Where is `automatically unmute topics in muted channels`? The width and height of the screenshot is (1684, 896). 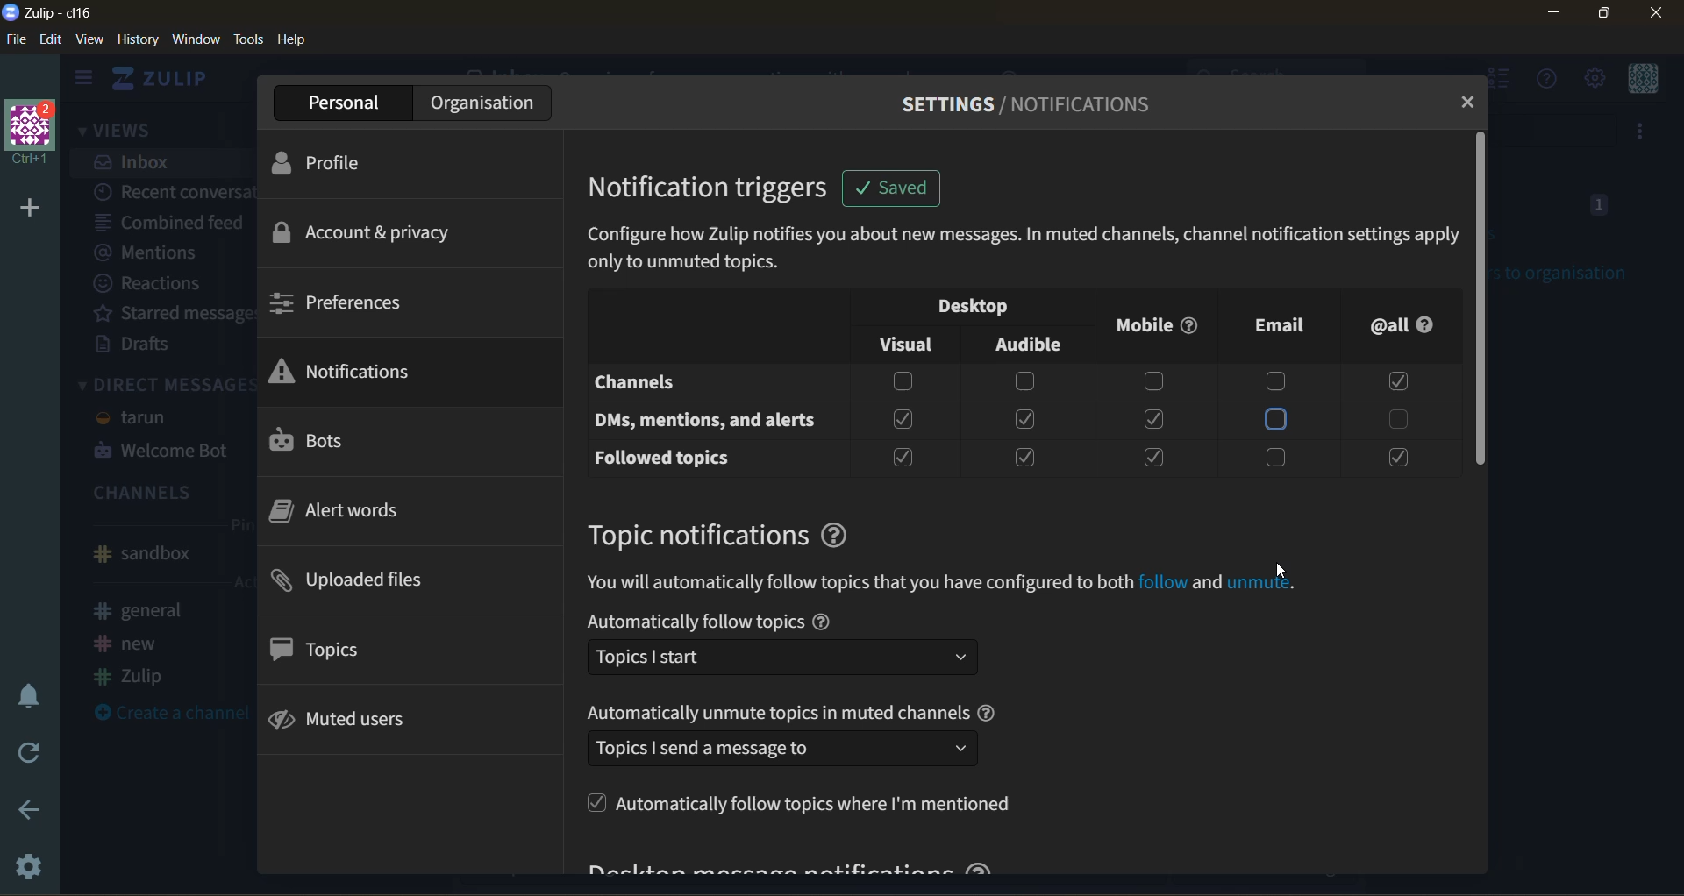 automatically unmute topics in muted channels is located at coordinates (799, 735).